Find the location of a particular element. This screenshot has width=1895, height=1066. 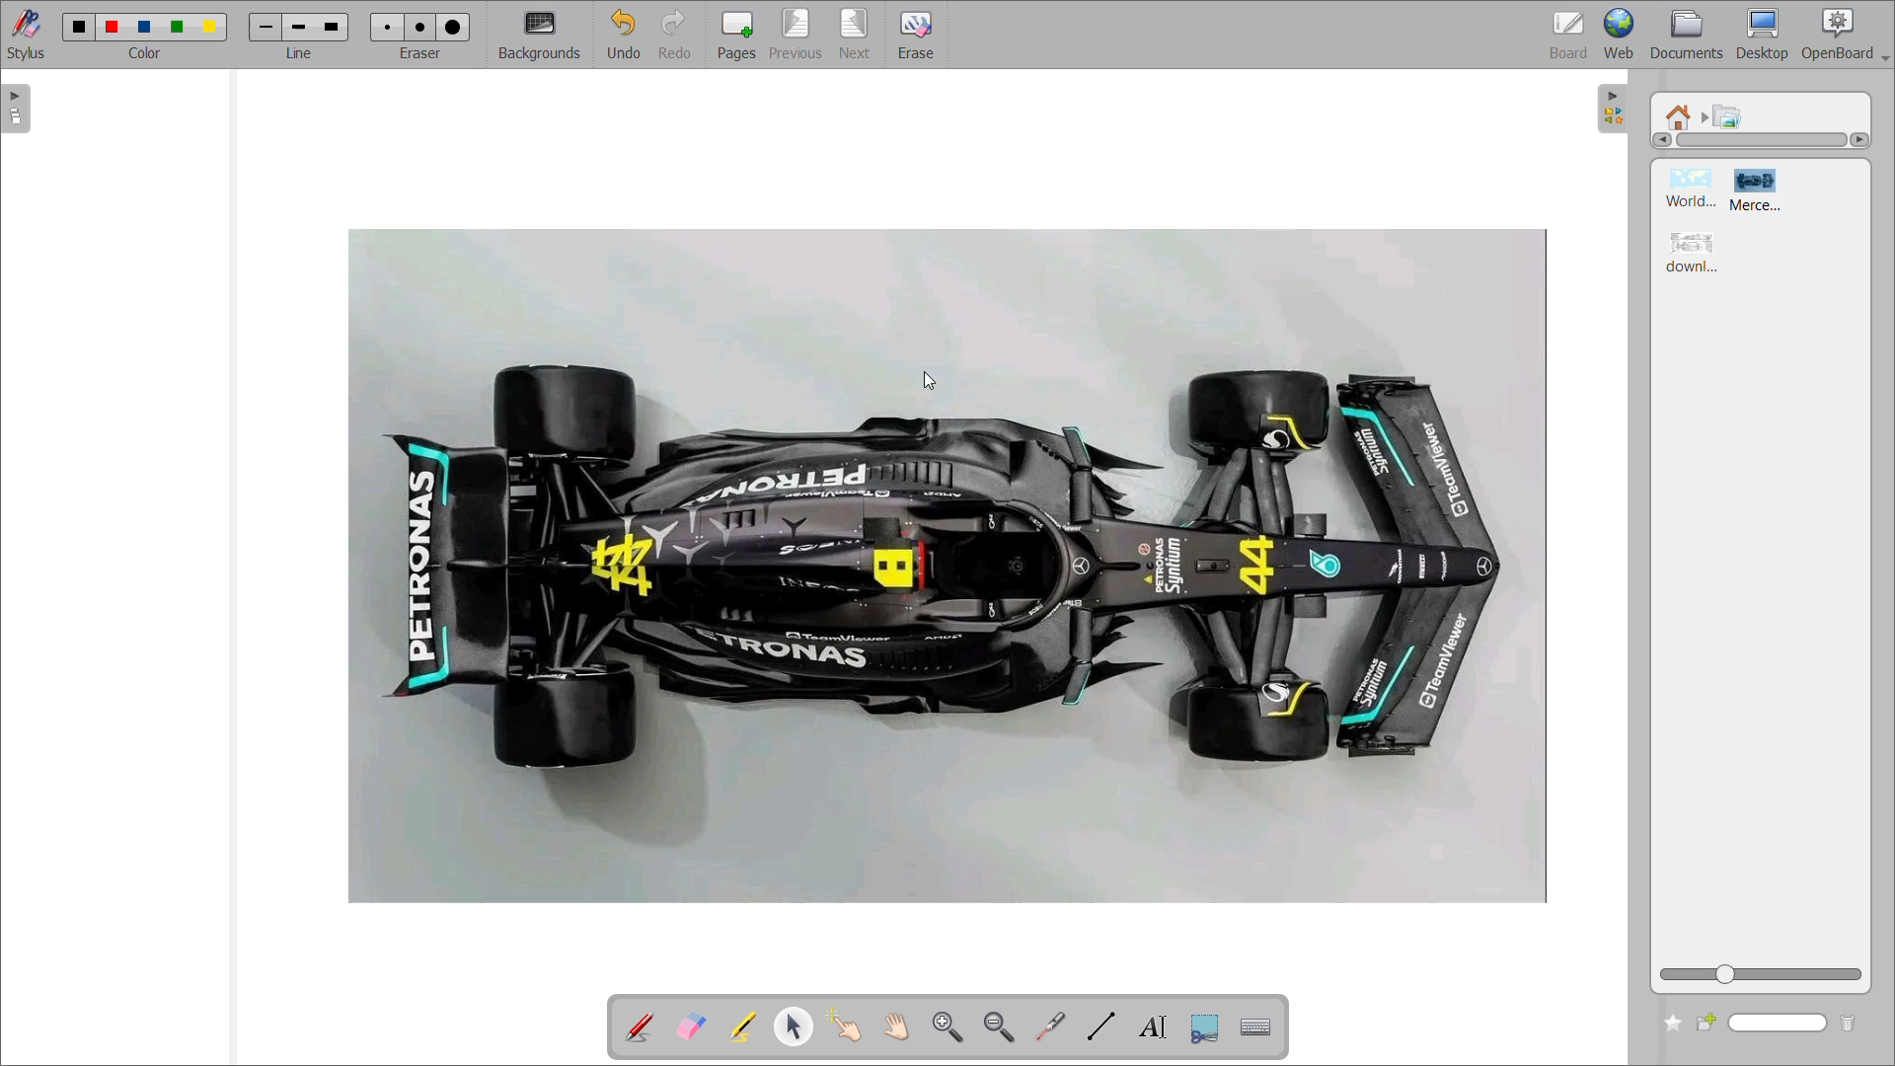

eraser 2 is located at coordinates (420, 28).